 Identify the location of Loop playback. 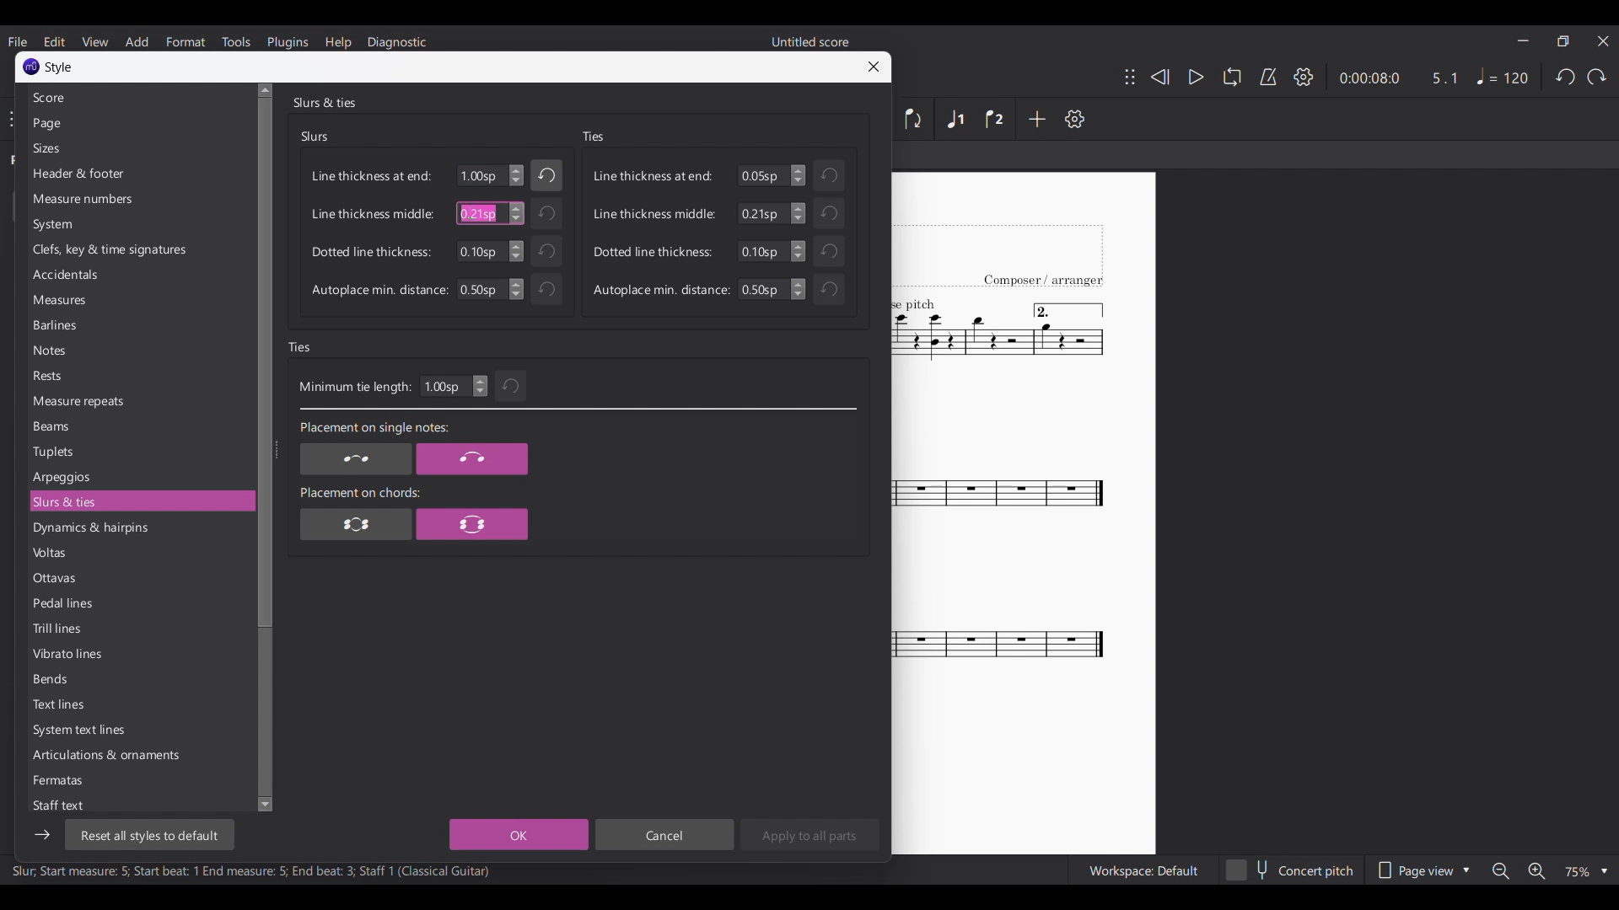
(1232, 77).